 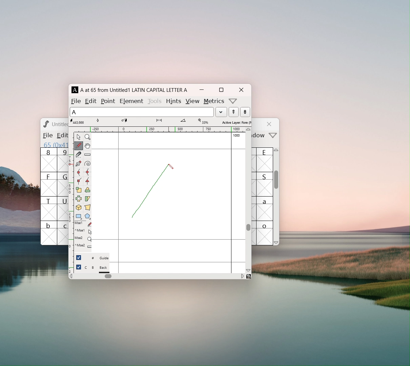 I want to click on maximize, so click(x=221, y=90).